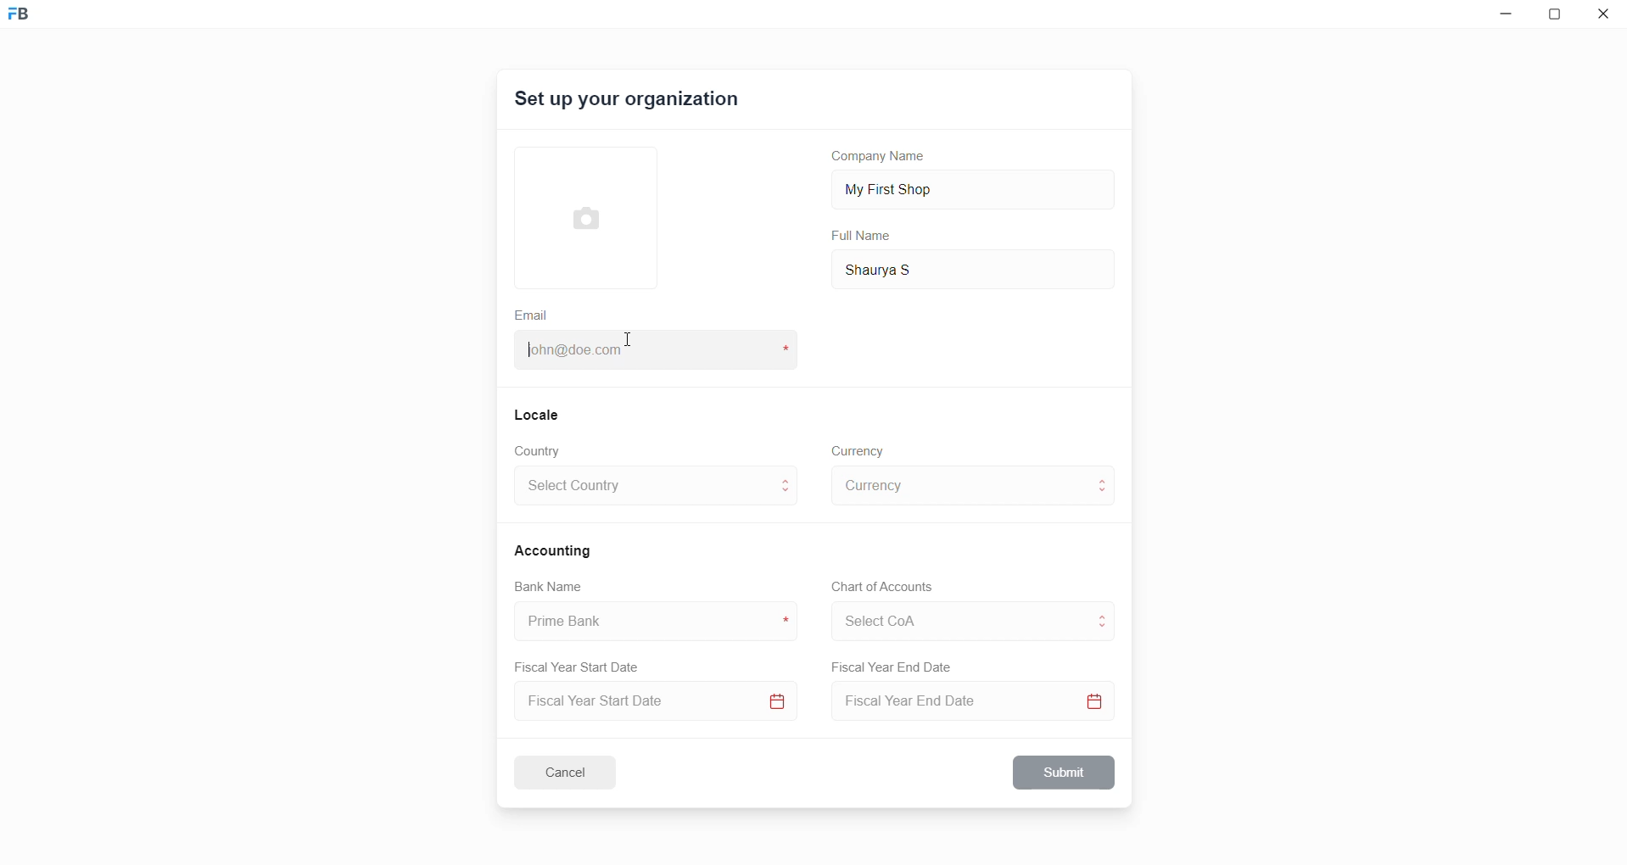 The height and width of the screenshot is (865, 1627). What do you see at coordinates (541, 451) in the screenshot?
I see `Country` at bounding box center [541, 451].